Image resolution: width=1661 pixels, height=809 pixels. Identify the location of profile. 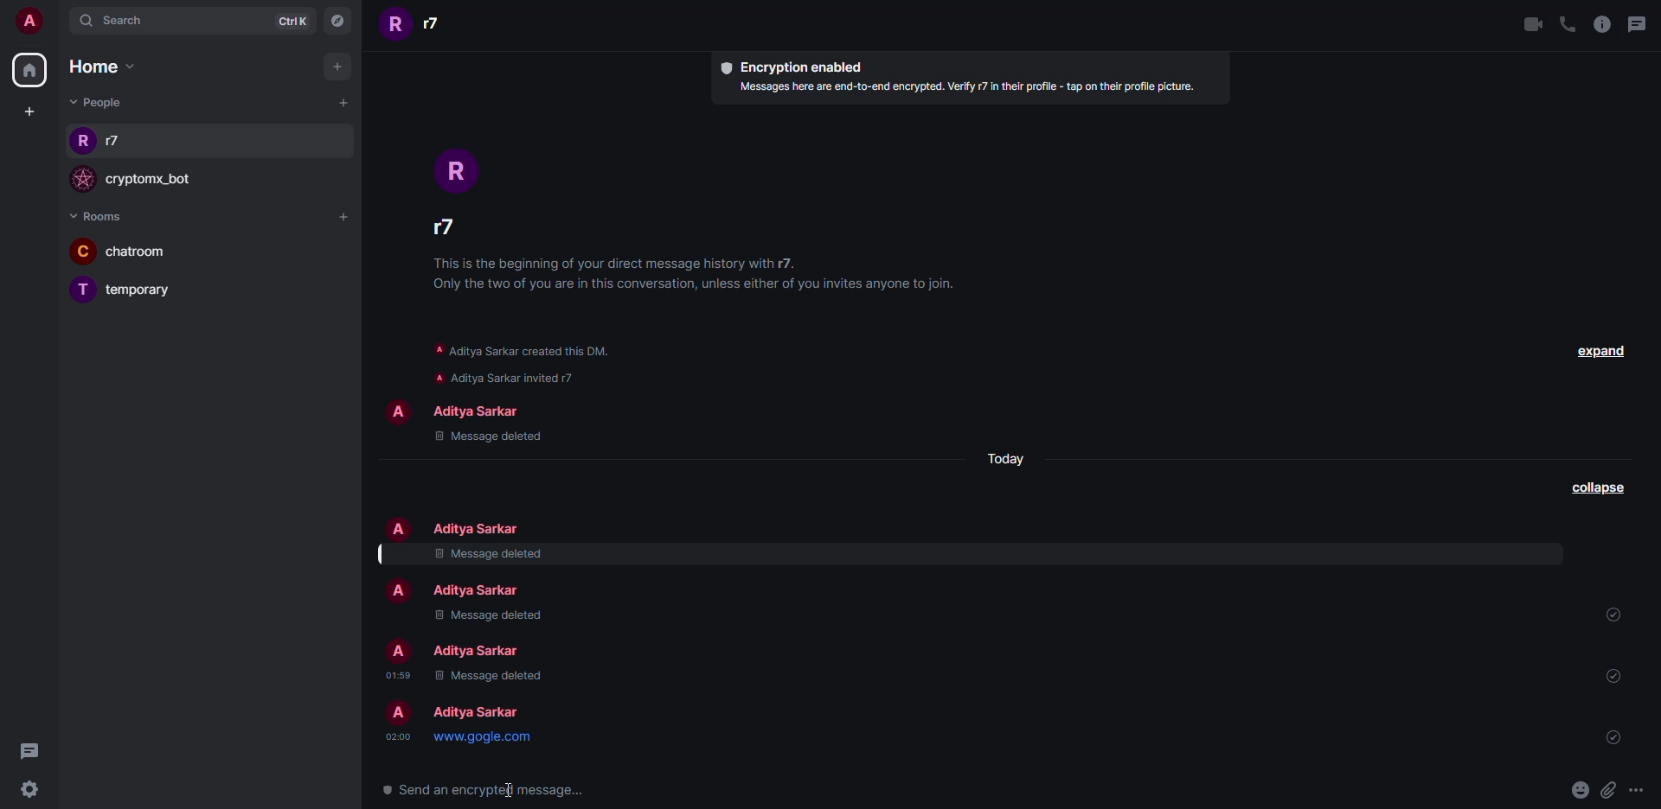
(84, 290).